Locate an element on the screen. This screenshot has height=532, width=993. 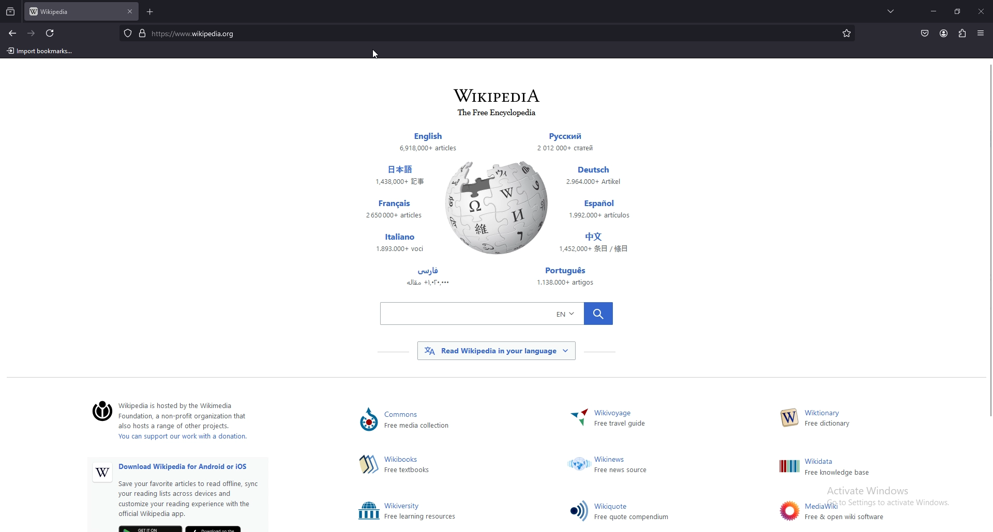
 is located at coordinates (601, 242).